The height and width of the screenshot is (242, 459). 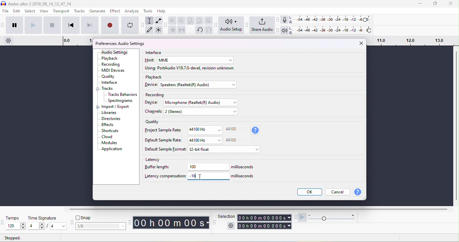 I want to click on audacity tools toolbar, so click(x=143, y=25).